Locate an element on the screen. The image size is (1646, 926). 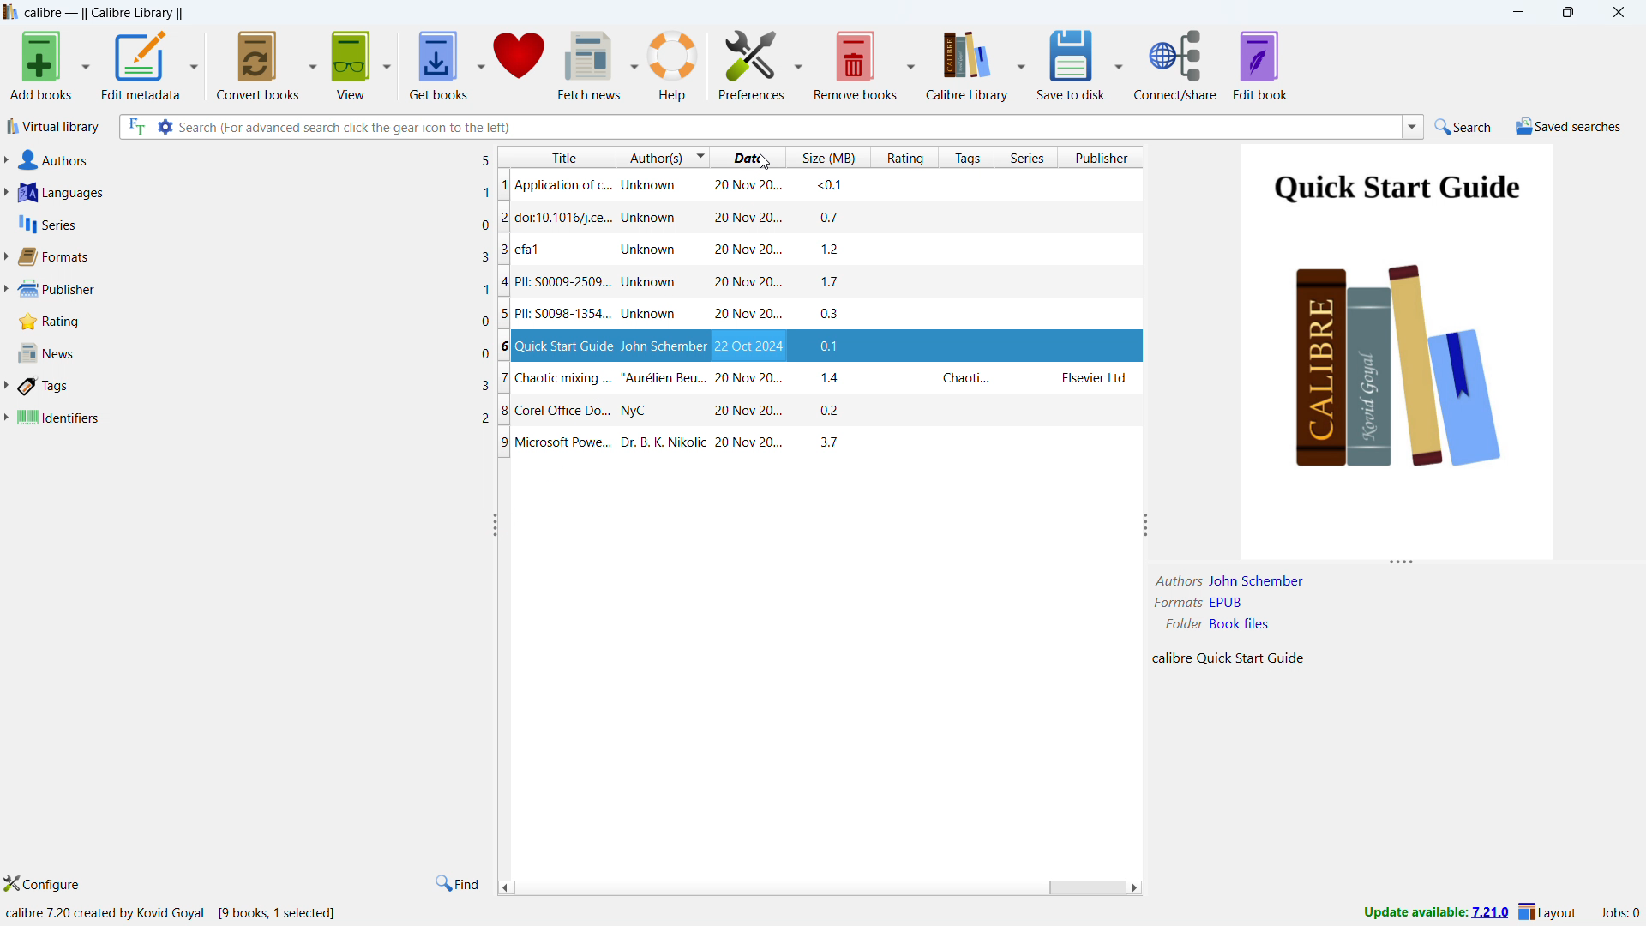
calibre library options is located at coordinates (1022, 63).